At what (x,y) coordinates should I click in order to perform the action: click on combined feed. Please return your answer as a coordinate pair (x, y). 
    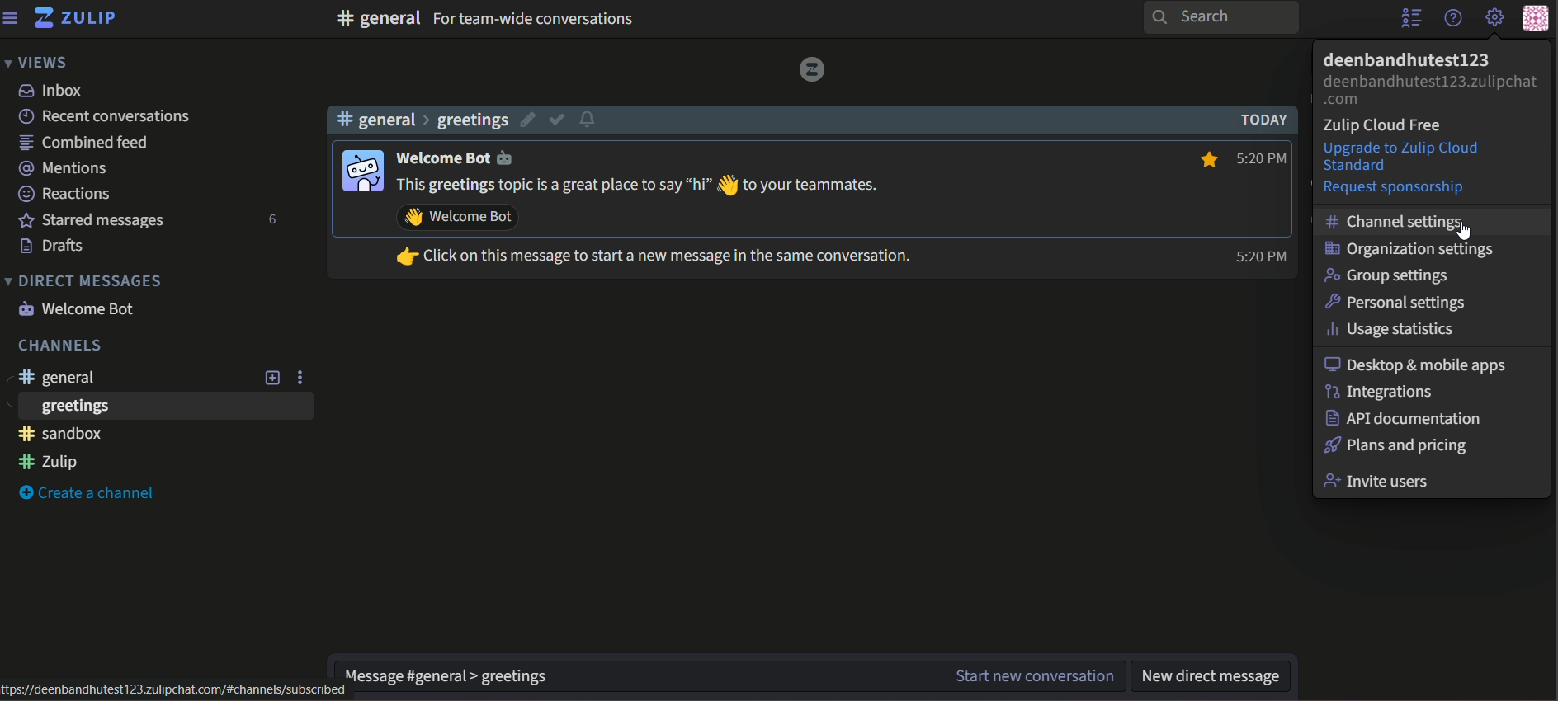
    Looking at the image, I should click on (83, 142).